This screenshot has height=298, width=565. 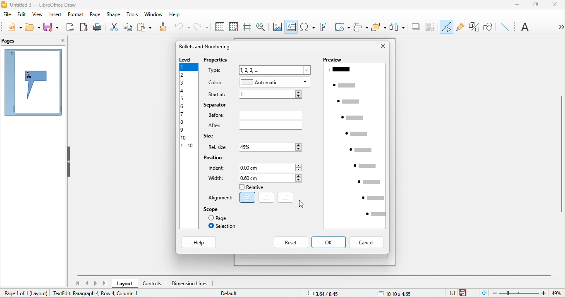 I want to click on 10.10x4.65, so click(x=402, y=293).